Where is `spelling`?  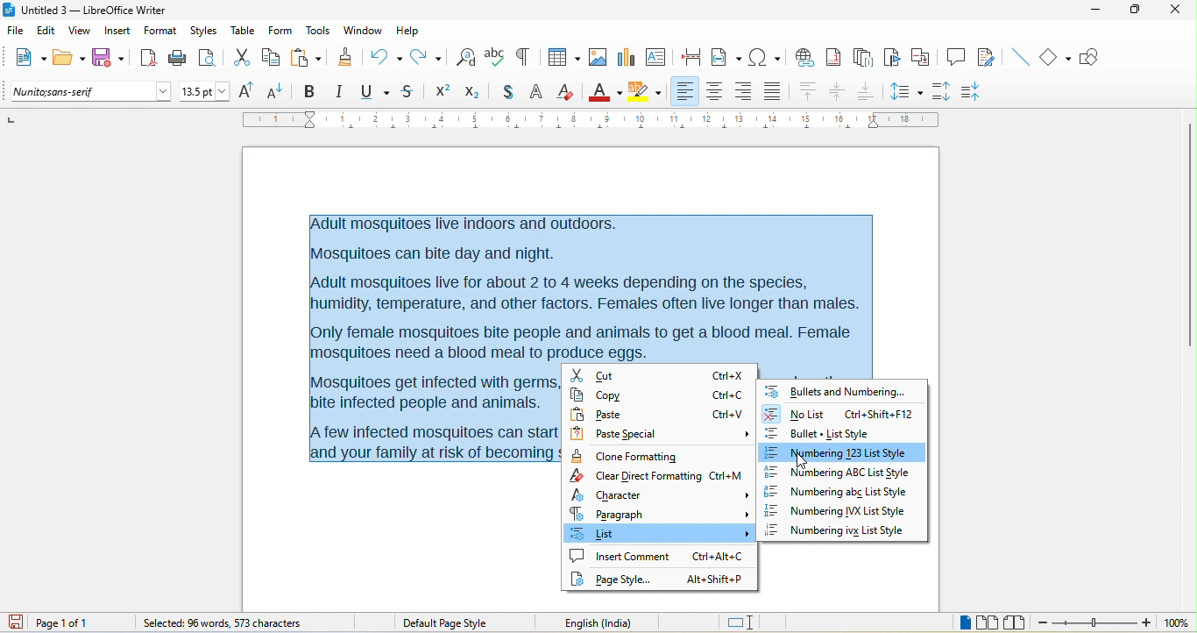 spelling is located at coordinates (495, 59).